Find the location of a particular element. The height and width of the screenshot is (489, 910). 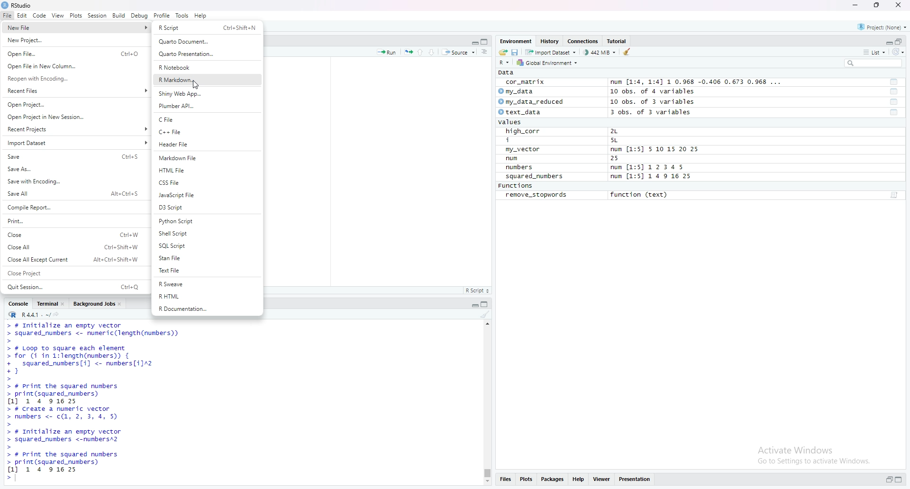

Stan File is located at coordinates (206, 259).